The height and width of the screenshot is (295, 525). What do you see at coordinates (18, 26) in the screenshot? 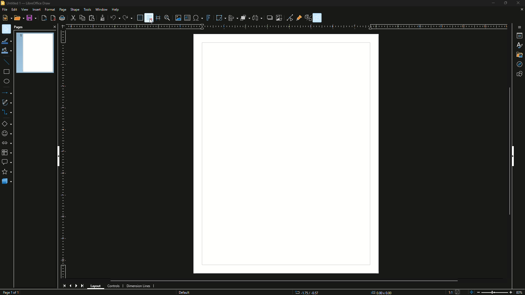
I see `Pages` at bounding box center [18, 26].